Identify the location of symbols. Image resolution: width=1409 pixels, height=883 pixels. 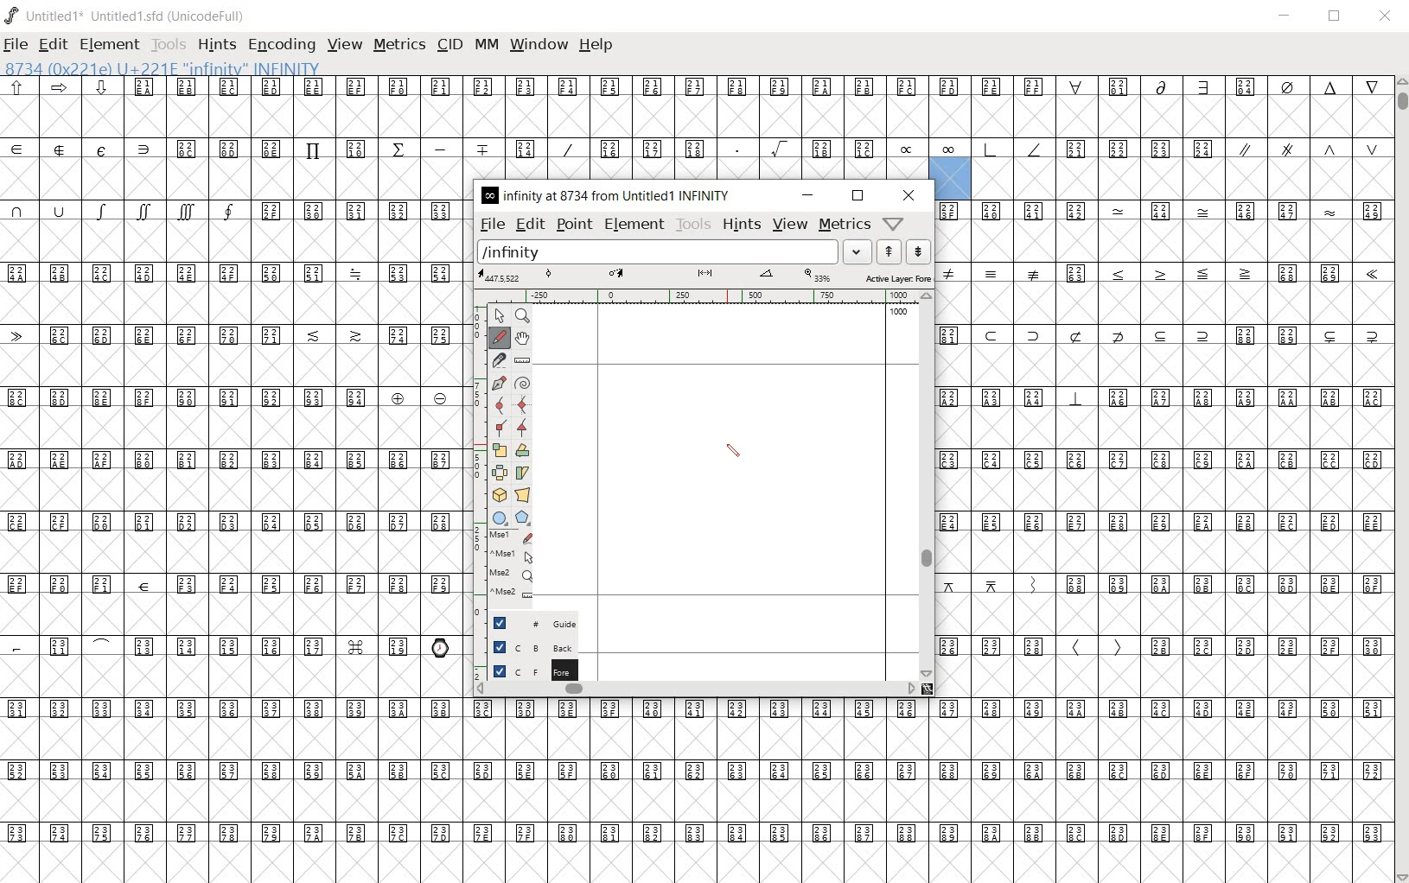
(1308, 147).